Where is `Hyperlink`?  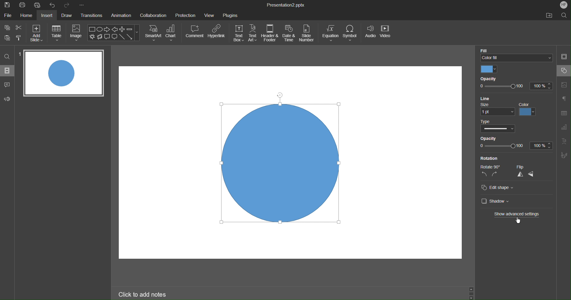
Hyperlink is located at coordinates (216, 31).